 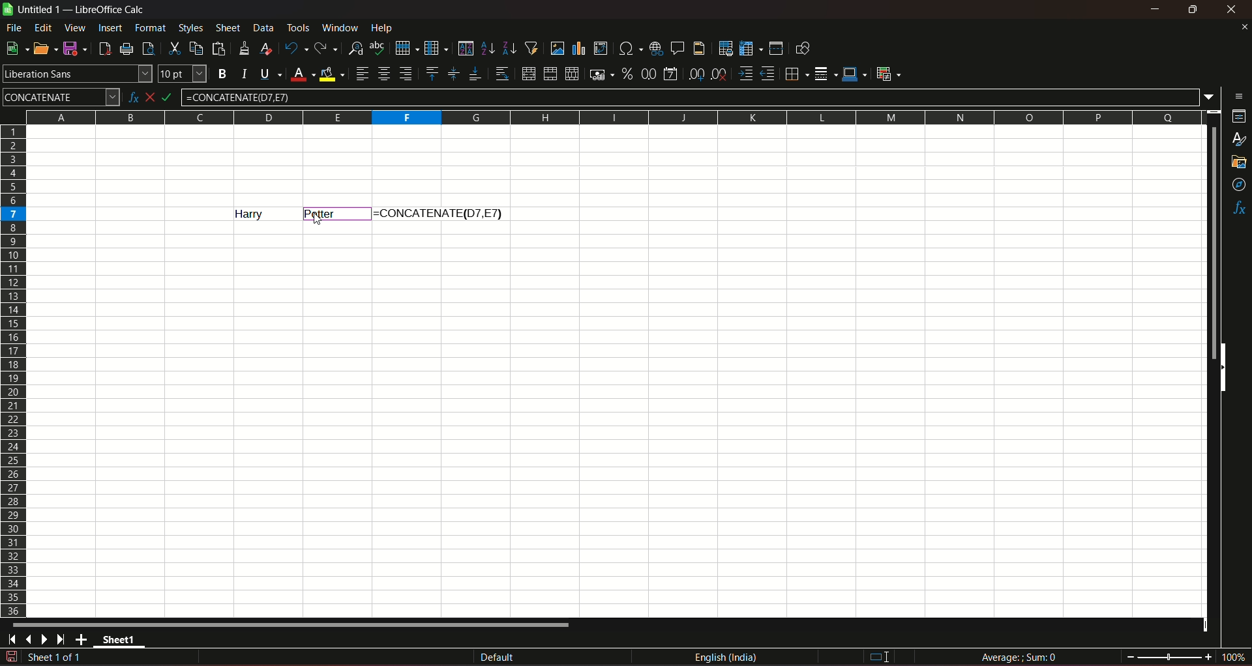 What do you see at coordinates (15, 48) in the screenshot?
I see `new` at bounding box center [15, 48].